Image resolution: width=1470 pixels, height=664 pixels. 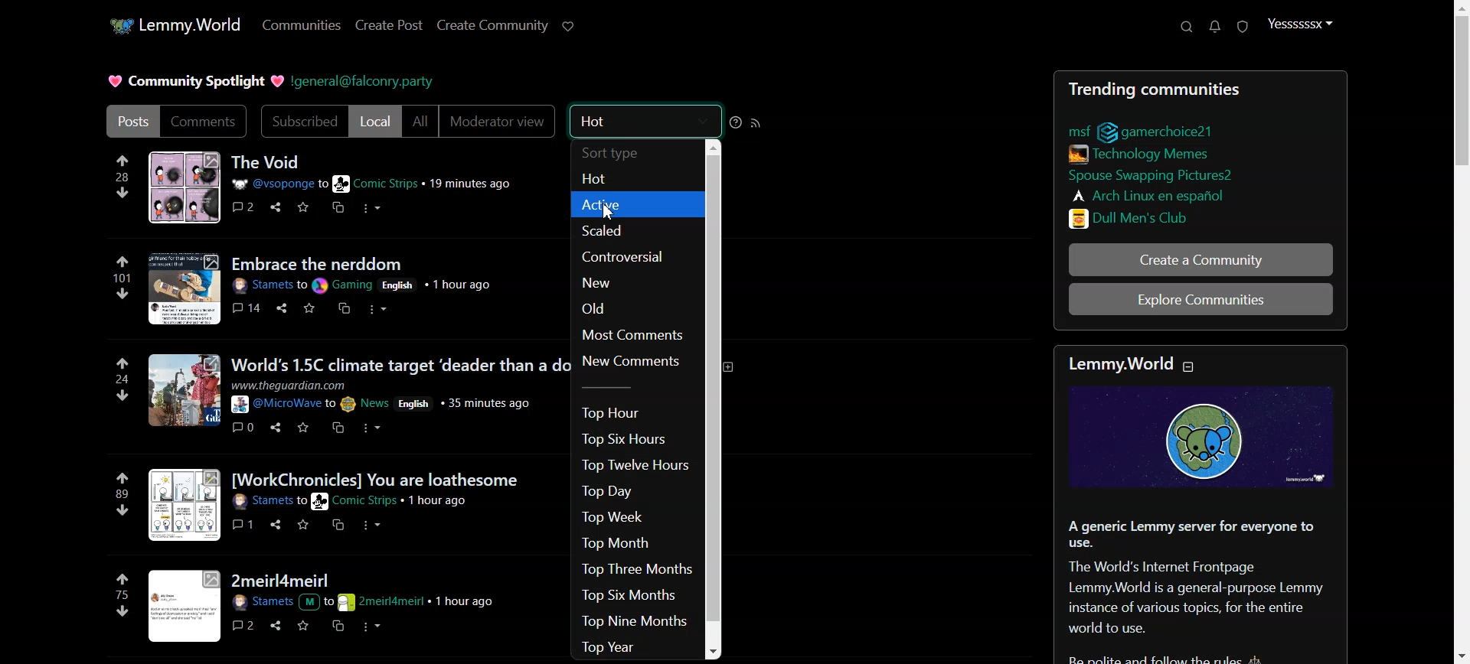 I want to click on Controversial, so click(x=635, y=256).